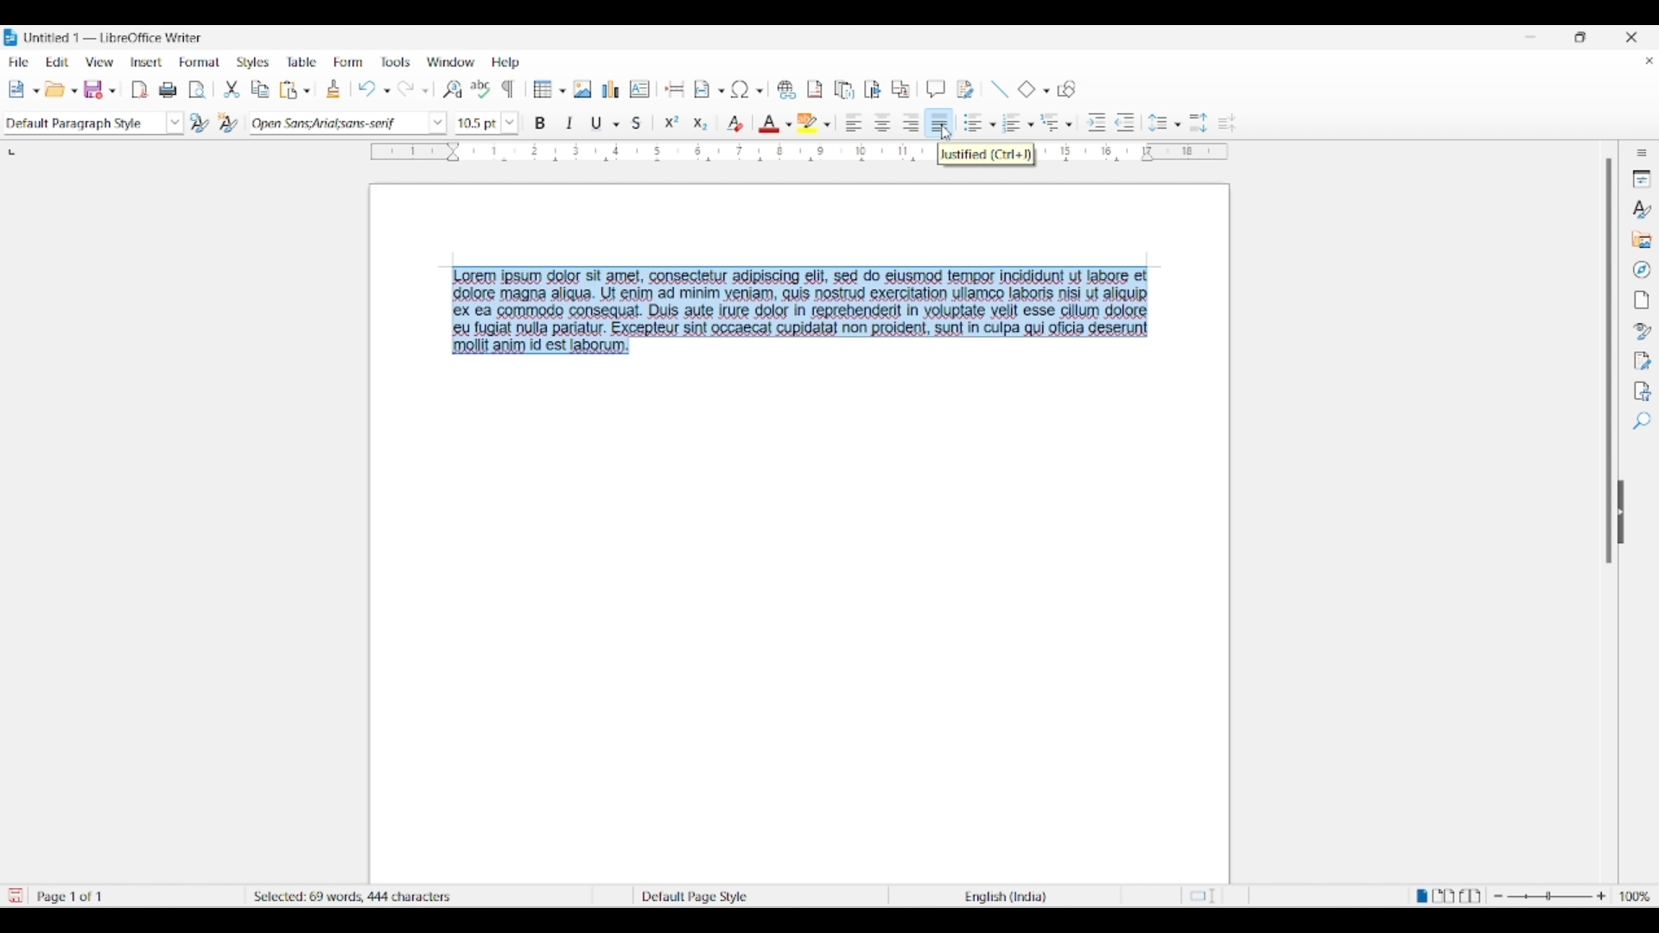 The image size is (1659, 933). I want to click on Cut, so click(232, 89).